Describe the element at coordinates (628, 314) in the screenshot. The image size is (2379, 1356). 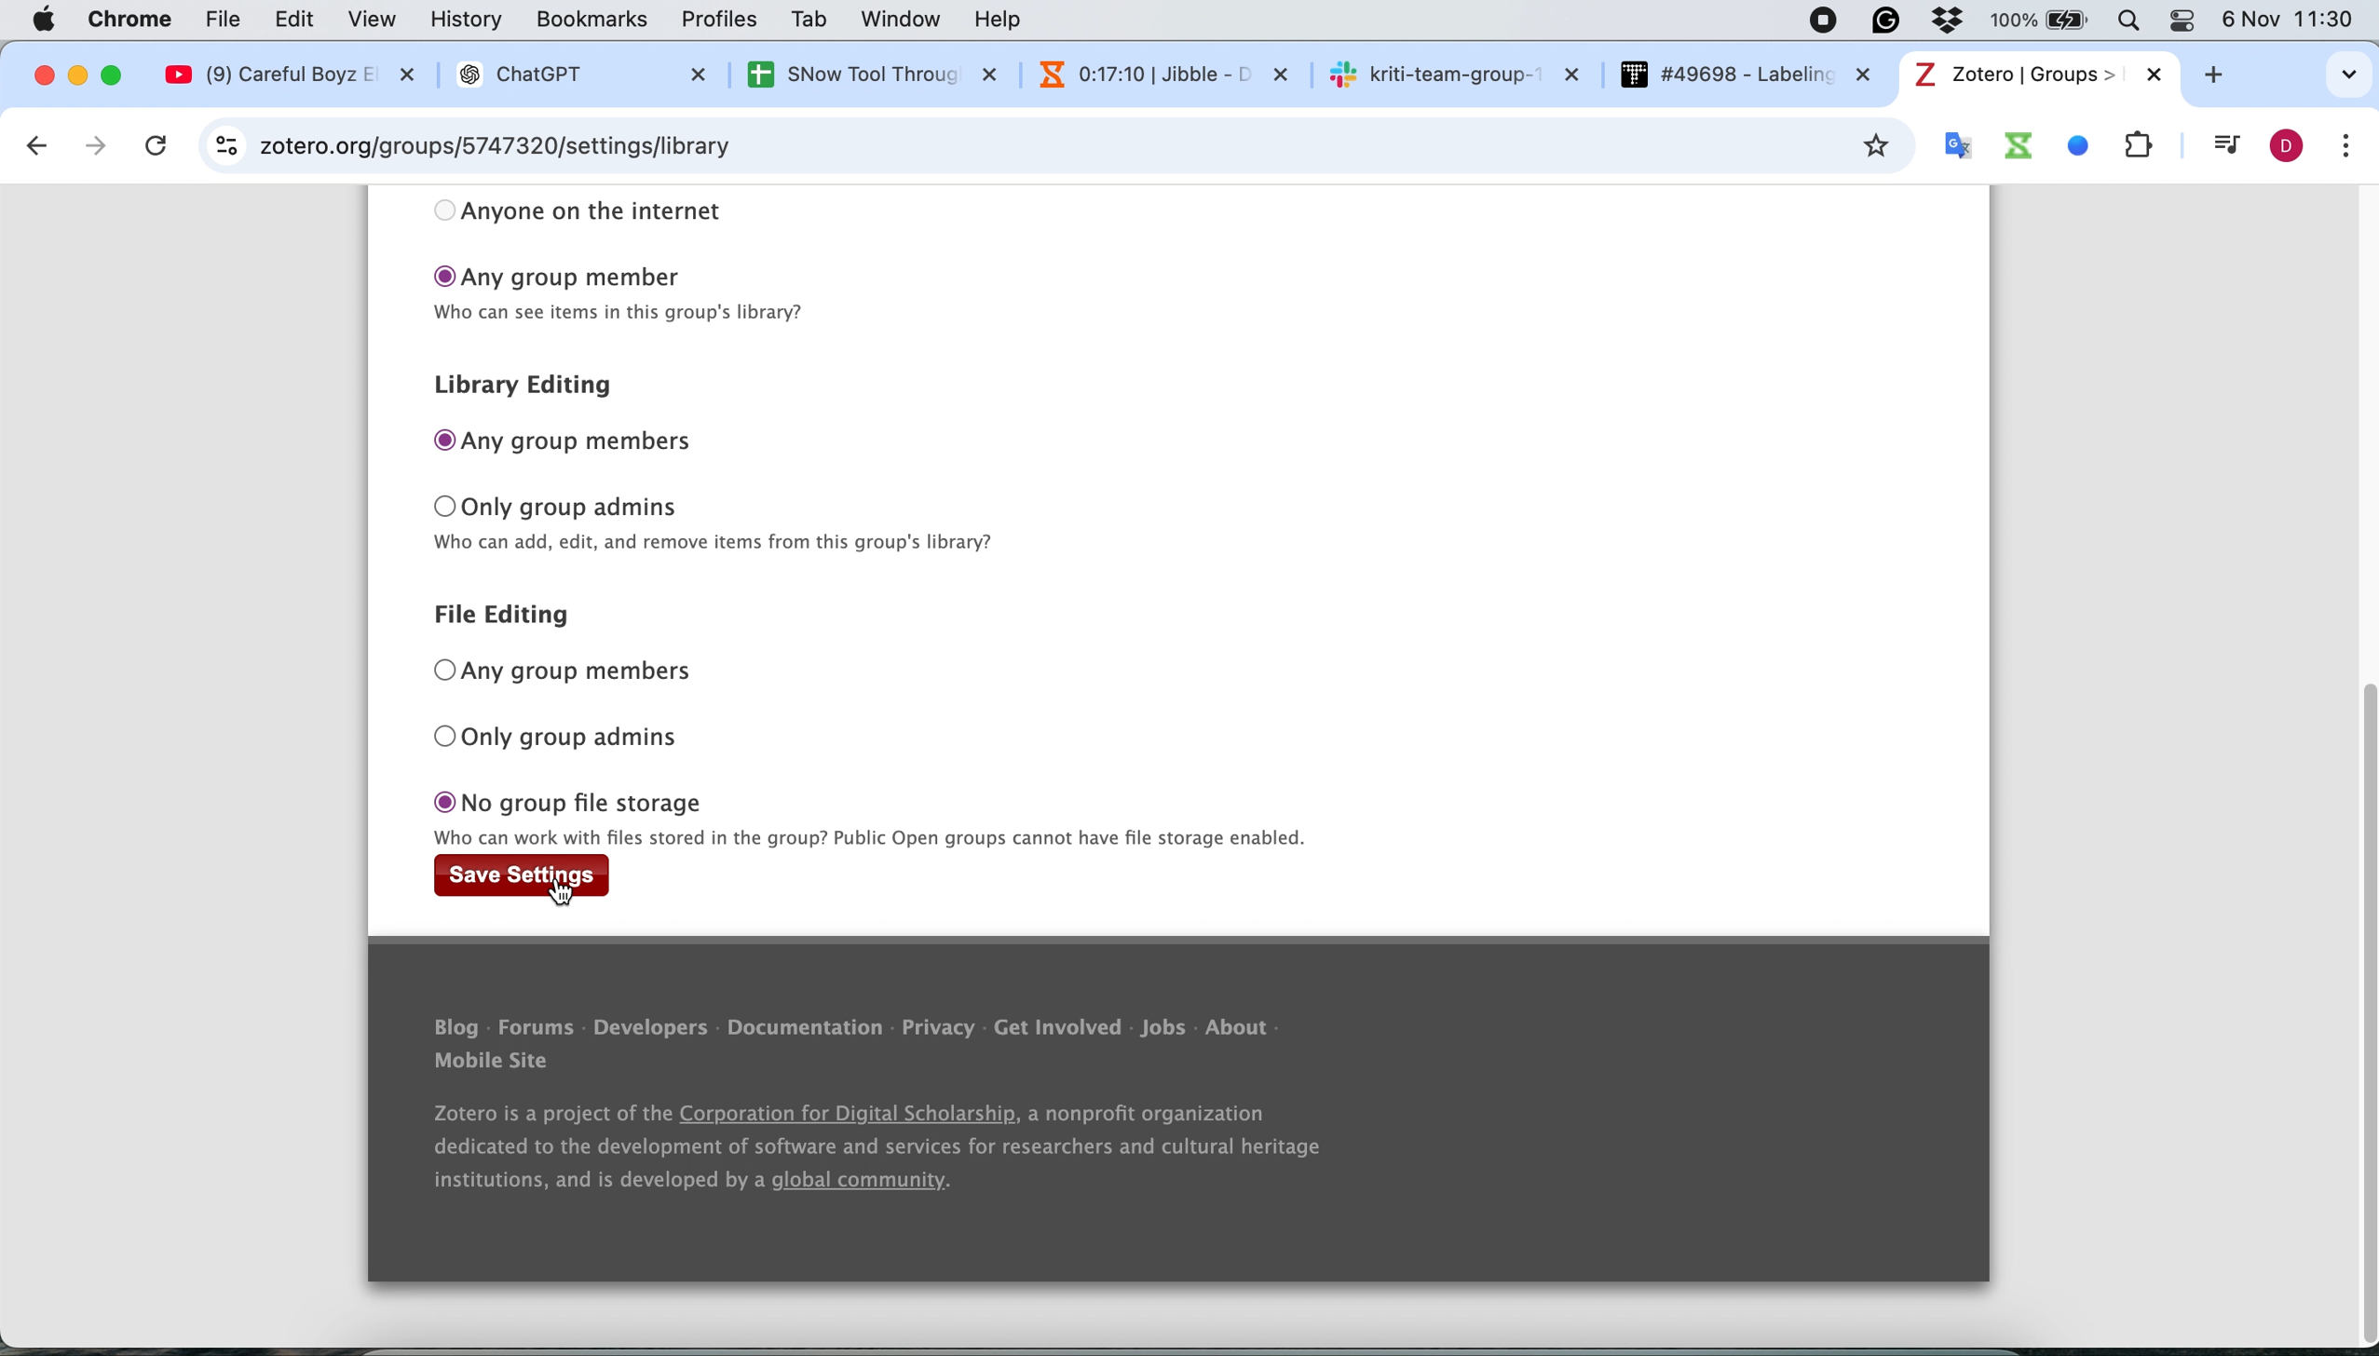
I see `text` at that location.